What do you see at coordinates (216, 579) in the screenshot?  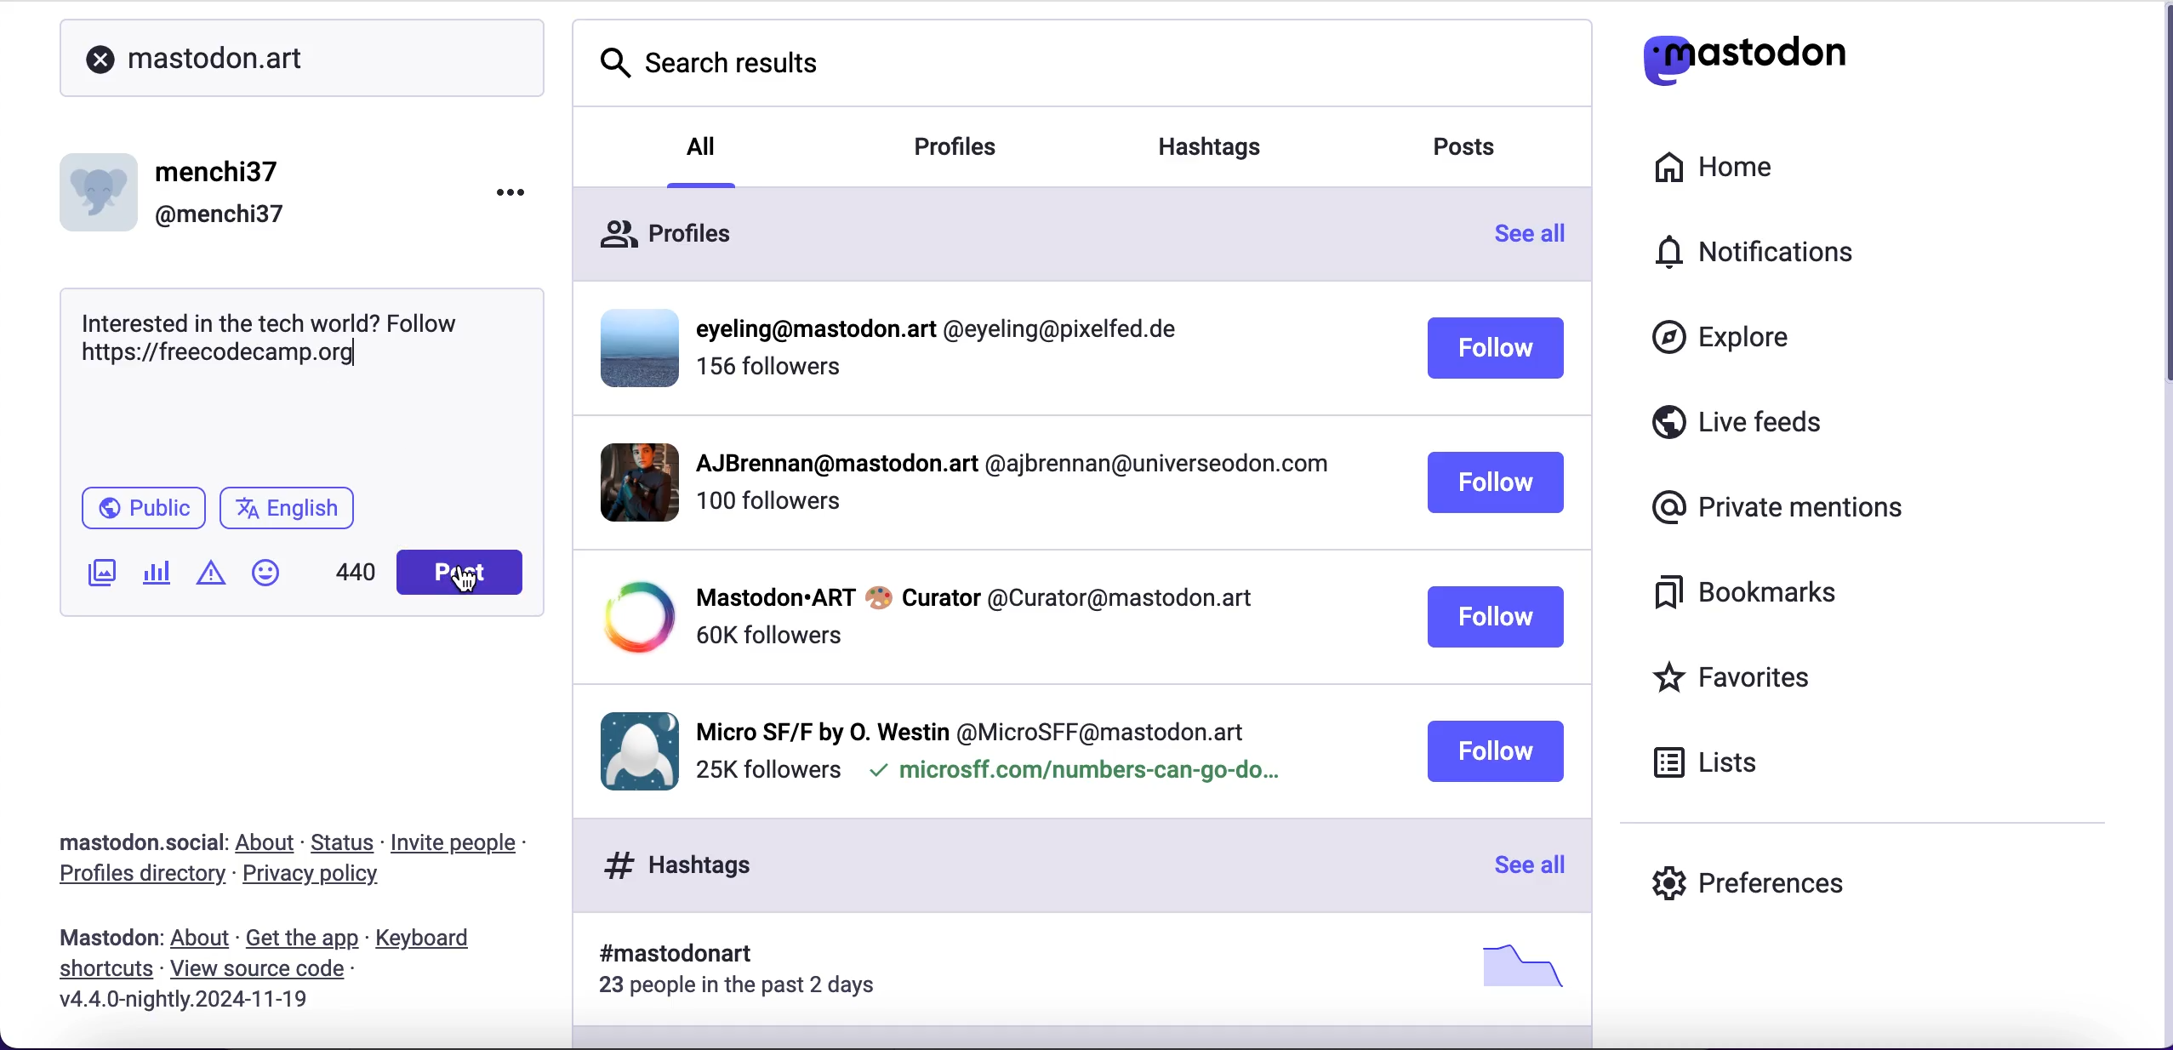 I see `add warning` at bounding box center [216, 579].